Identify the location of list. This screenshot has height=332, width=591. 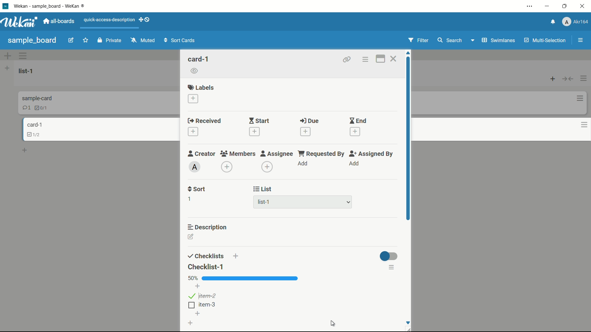
(263, 189).